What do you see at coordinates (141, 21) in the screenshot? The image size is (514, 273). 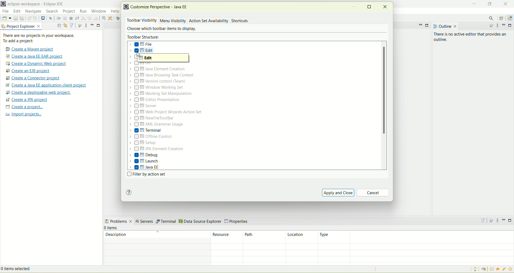 I see `toolbar visibility` at bounding box center [141, 21].